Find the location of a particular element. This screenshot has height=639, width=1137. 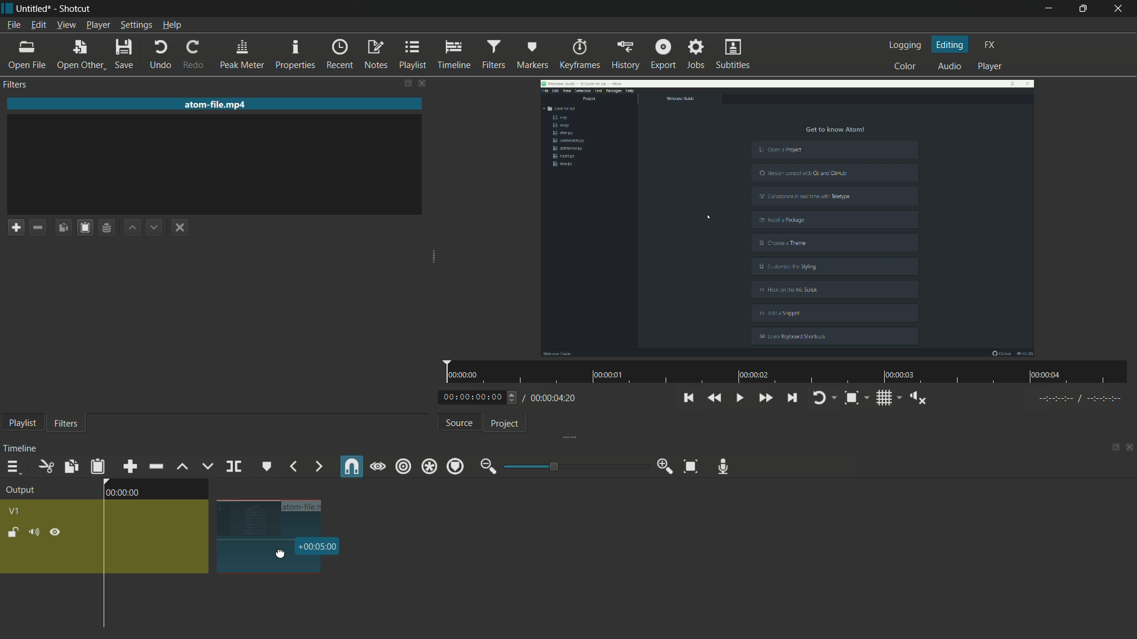

fx is located at coordinates (990, 45).